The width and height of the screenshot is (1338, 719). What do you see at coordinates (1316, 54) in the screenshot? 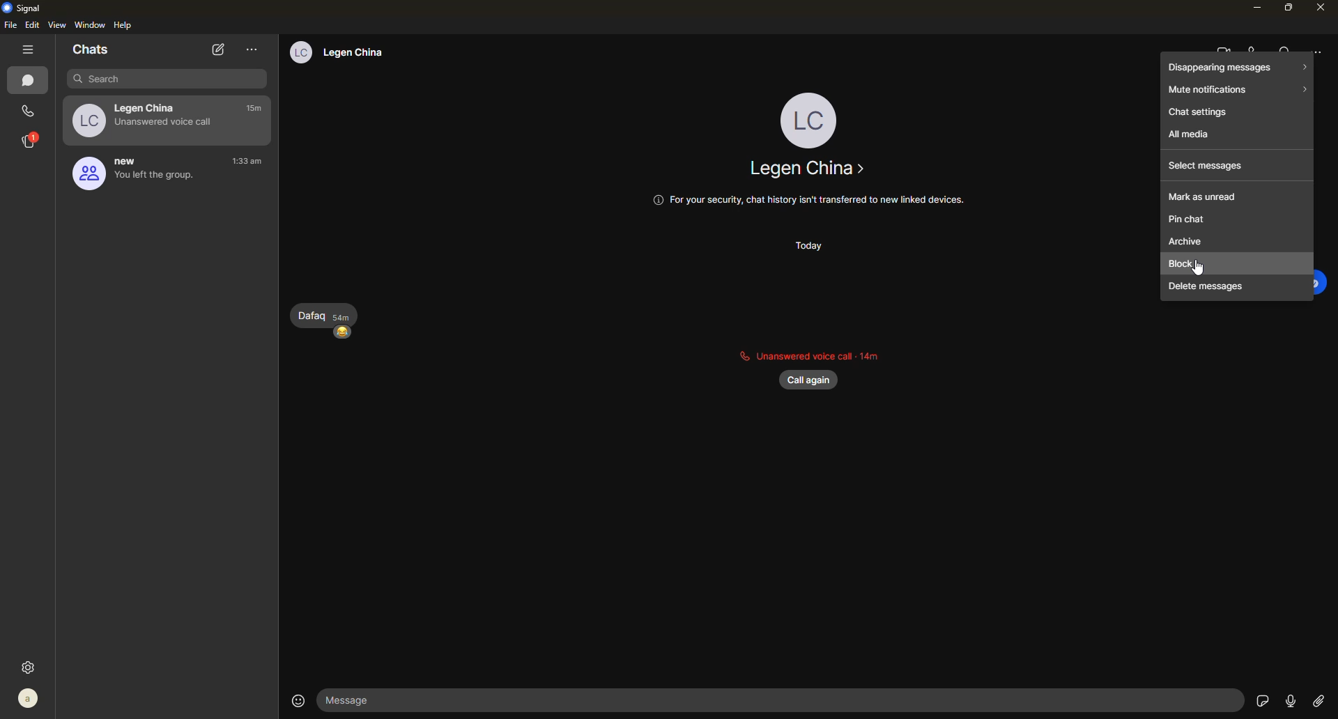
I see `more` at bounding box center [1316, 54].